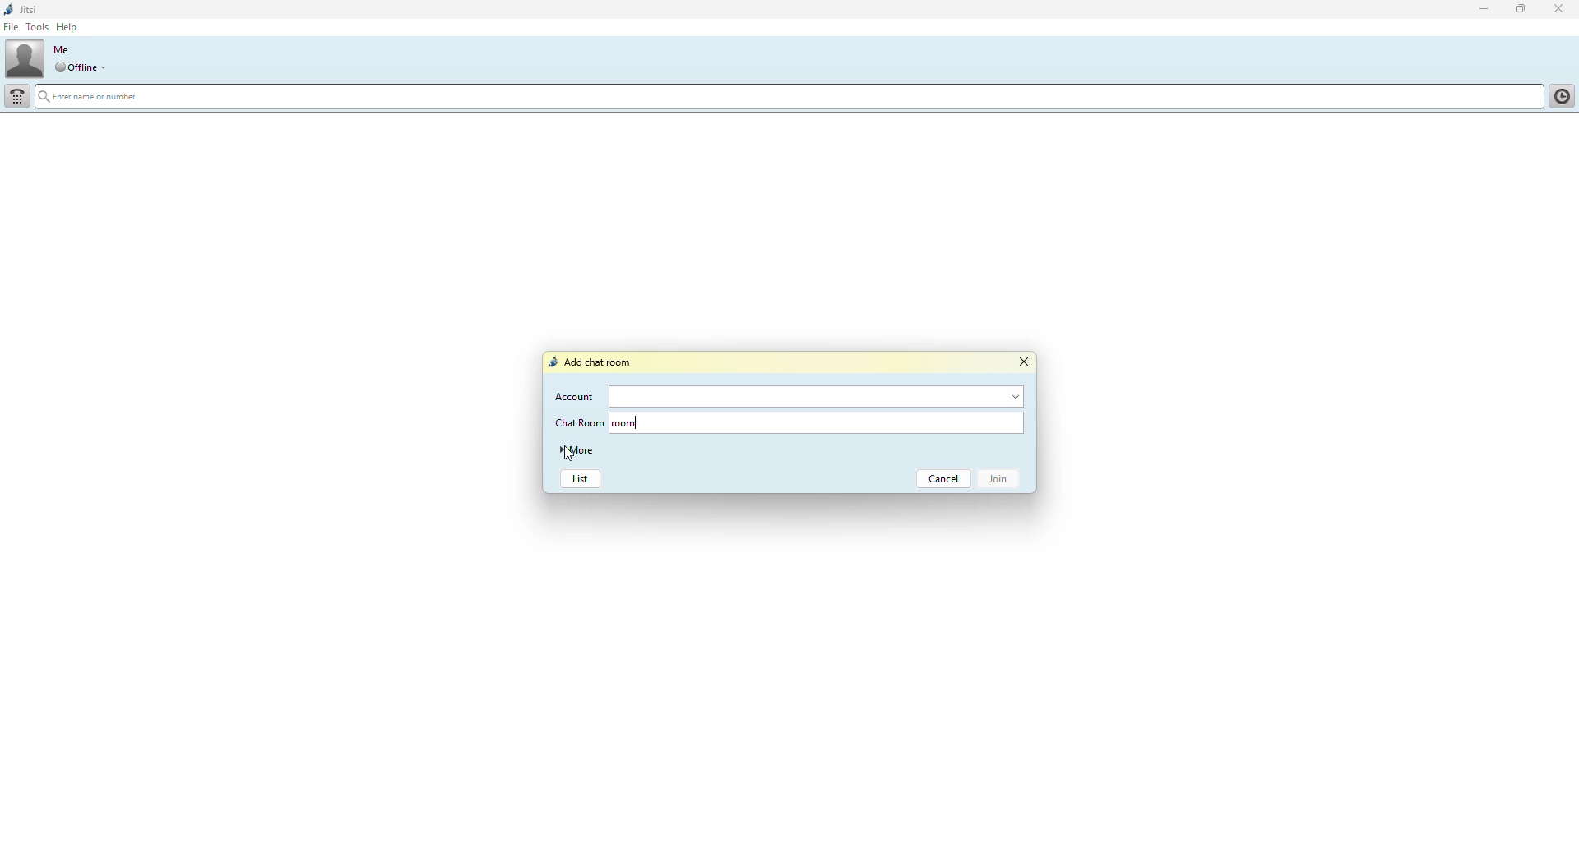  I want to click on join, so click(1003, 479).